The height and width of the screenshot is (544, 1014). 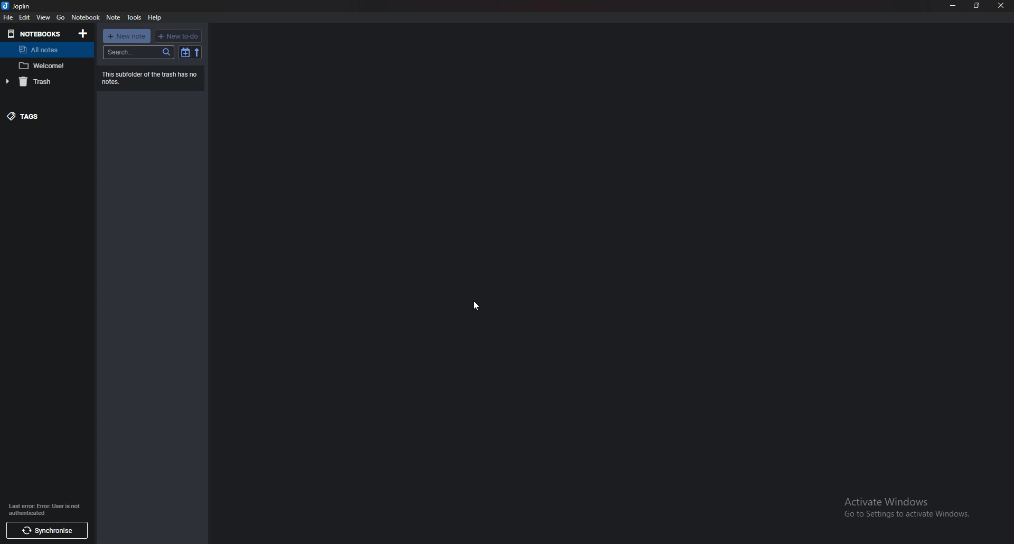 What do you see at coordinates (179, 35) in the screenshot?
I see `New to do` at bounding box center [179, 35].